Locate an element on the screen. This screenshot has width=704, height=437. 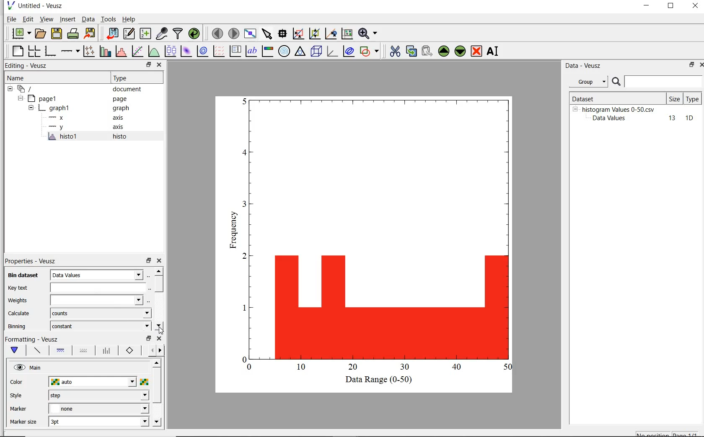
plot bar charts is located at coordinates (105, 51).